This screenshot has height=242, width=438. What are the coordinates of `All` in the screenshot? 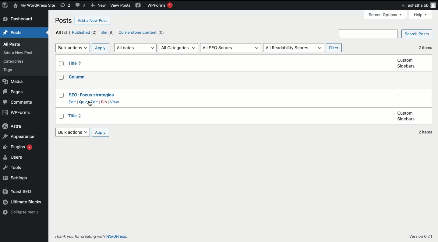 It's located at (62, 32).